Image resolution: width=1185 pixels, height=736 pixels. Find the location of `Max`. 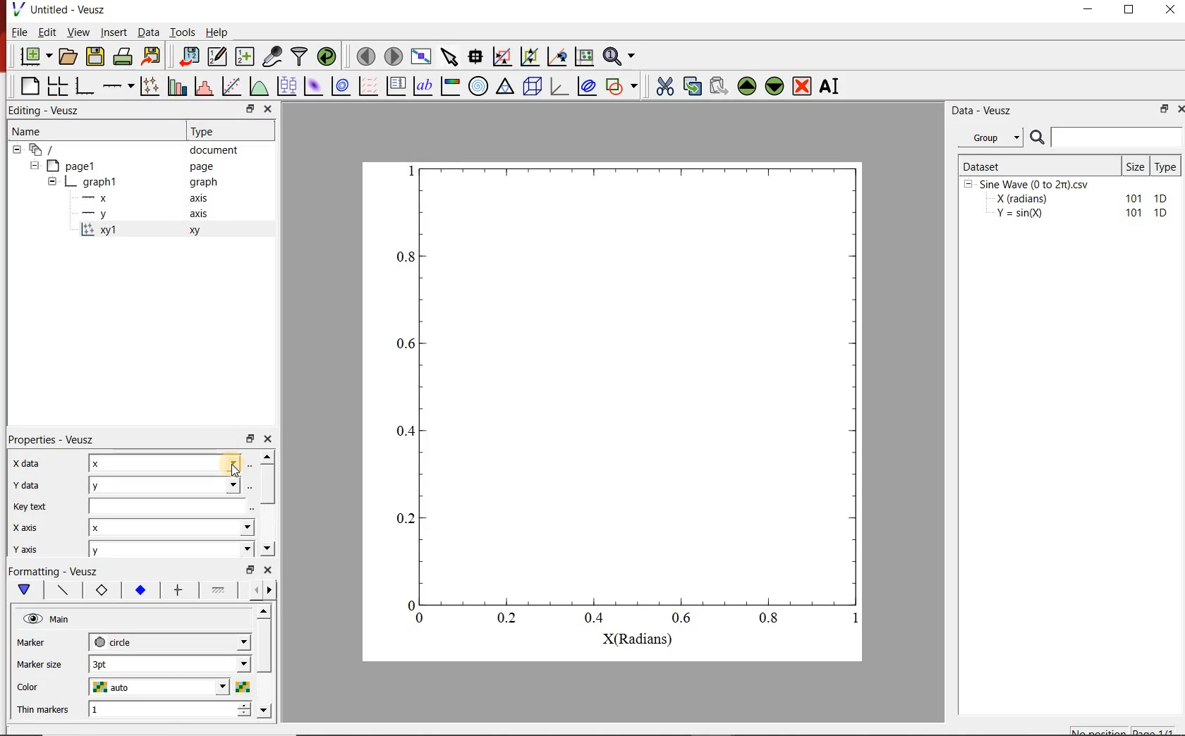

Max is located at coordinates (31, 505).